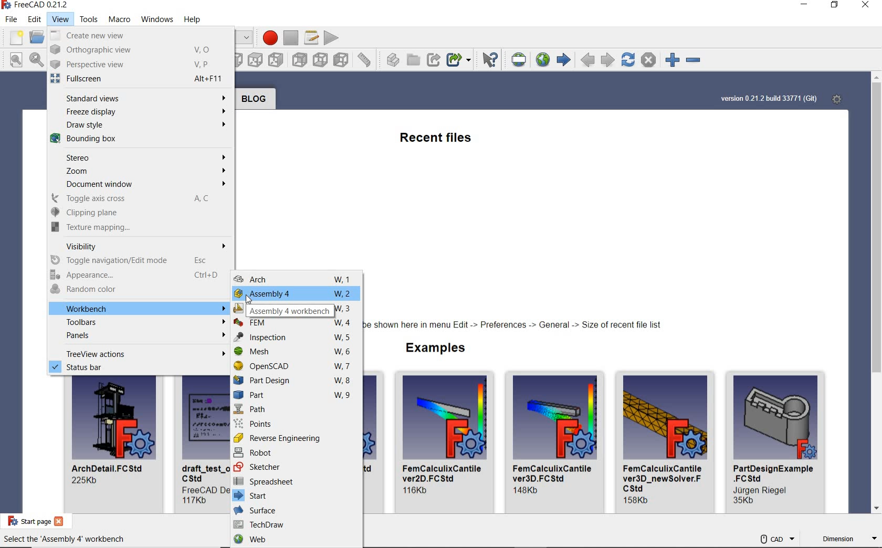  I want to click on surface, so click(296, 510).